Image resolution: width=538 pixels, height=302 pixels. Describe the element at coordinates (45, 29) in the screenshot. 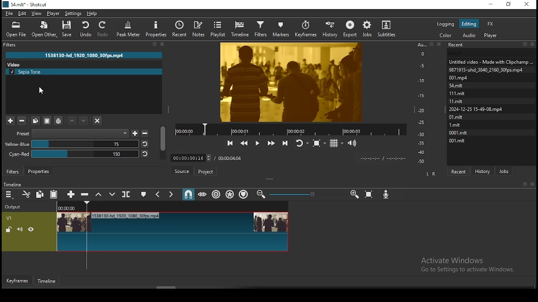

I see `open other` at that location.